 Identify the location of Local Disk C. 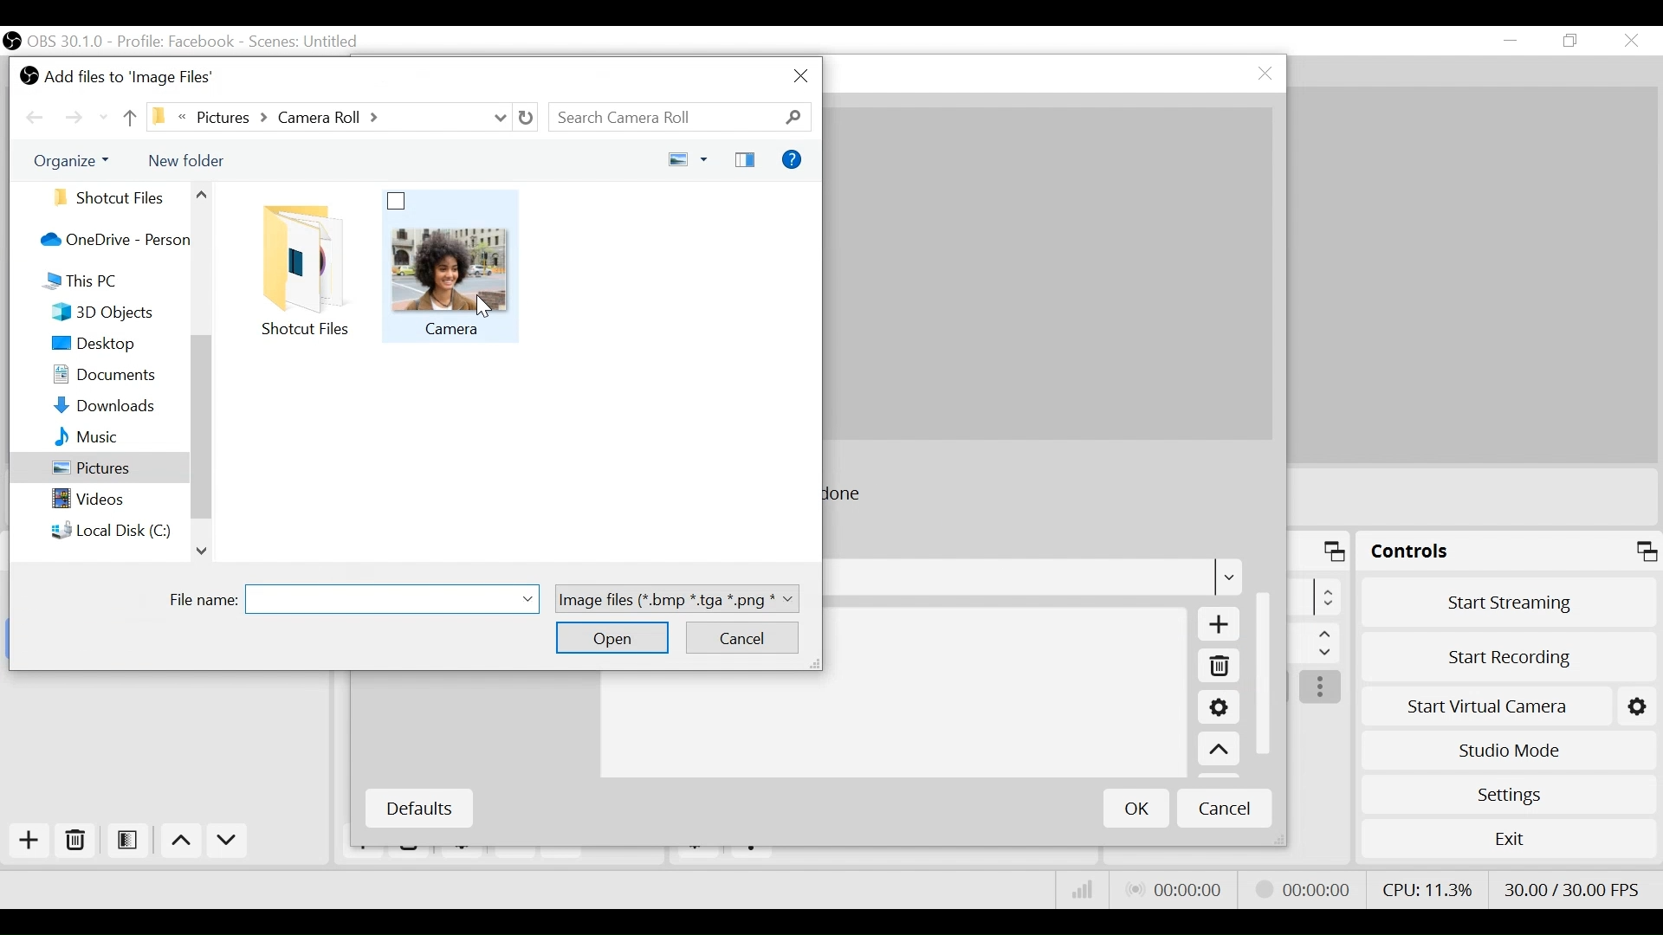
(117, 533).